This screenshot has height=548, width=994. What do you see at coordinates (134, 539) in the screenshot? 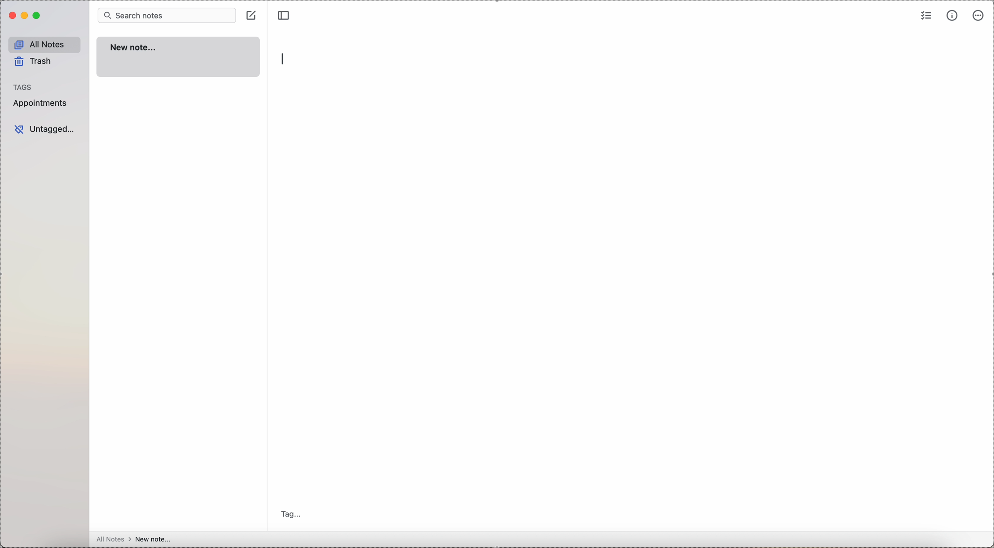
I see `all notes > new note...` at bounding box center [134, 539].